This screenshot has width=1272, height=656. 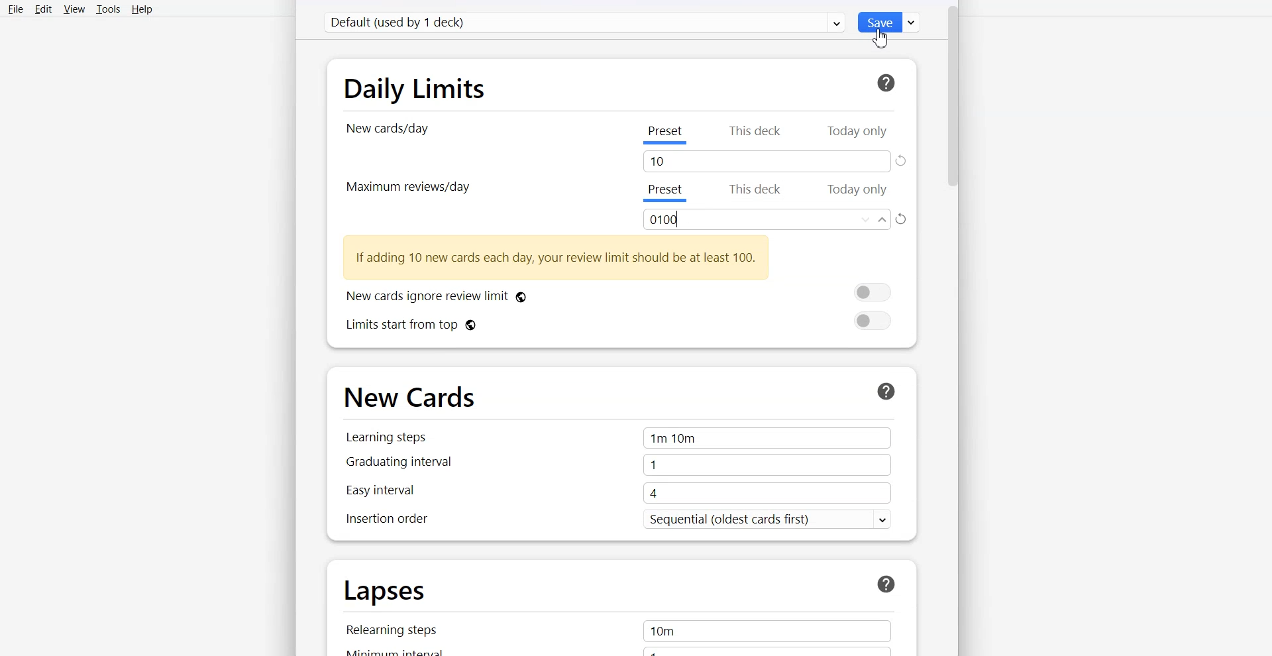 I want to click on This deck, so click(x=756, y=191).